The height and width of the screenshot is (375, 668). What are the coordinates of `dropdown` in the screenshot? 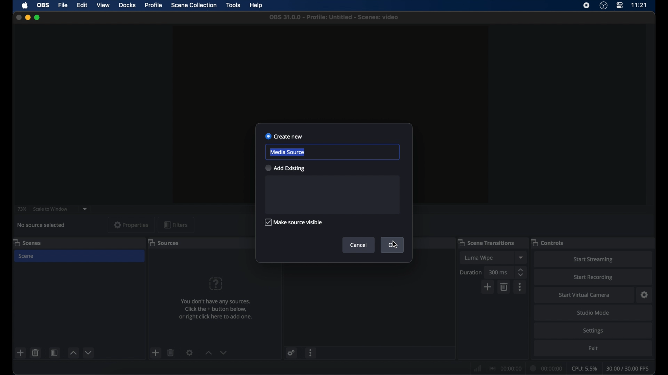 It's located at (522, 258).